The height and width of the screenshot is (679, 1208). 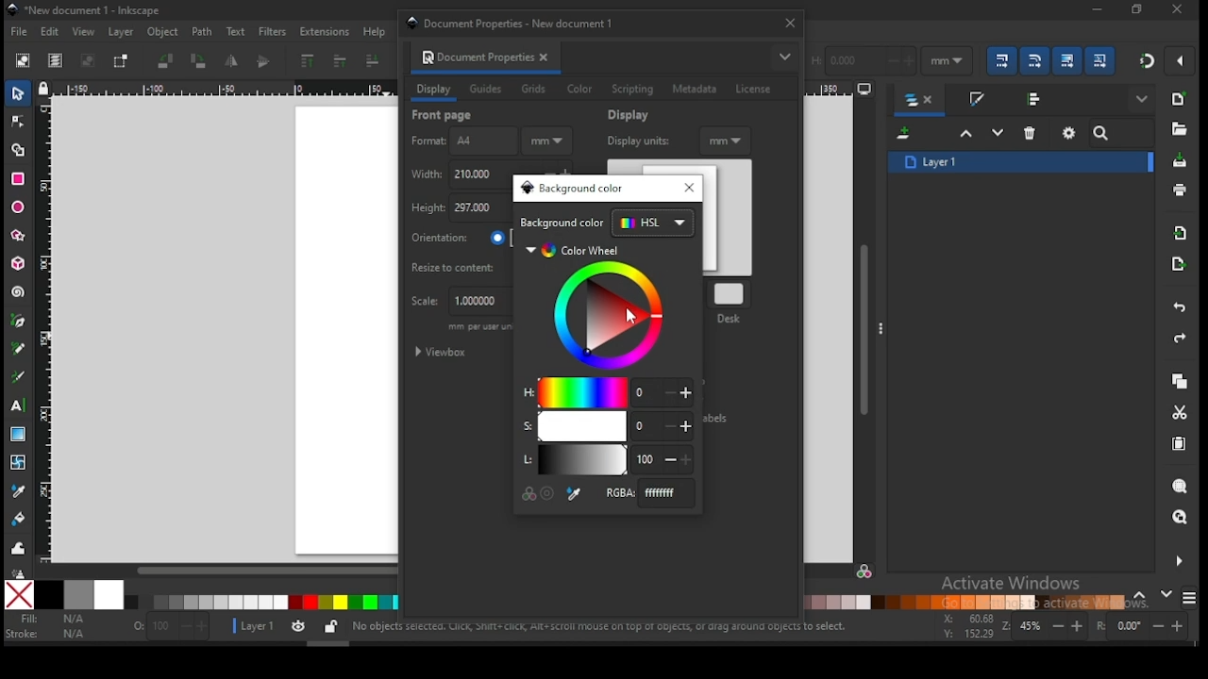 What do you see at coordinates (865, 328) in the screenshot?
I see `scroll bar` at bounding box center [865, 328].